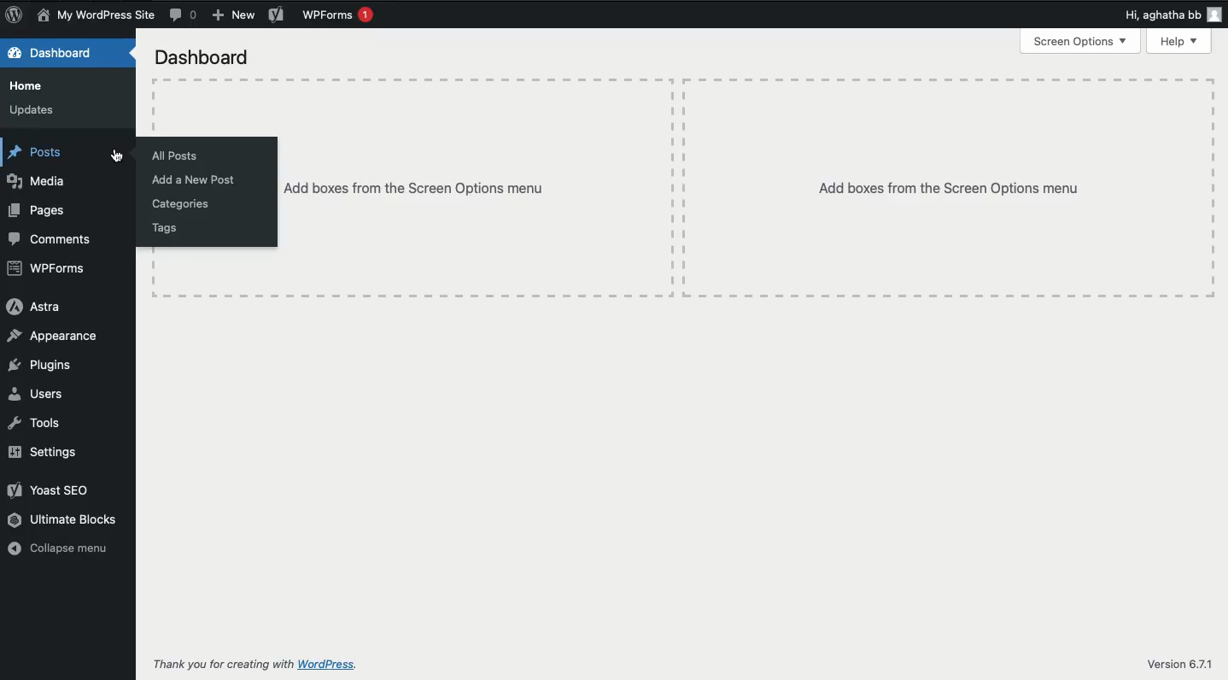 Image resolution: width=1228 pixels, height=680 pixels. I want to click on Astra , so click(38, 308).